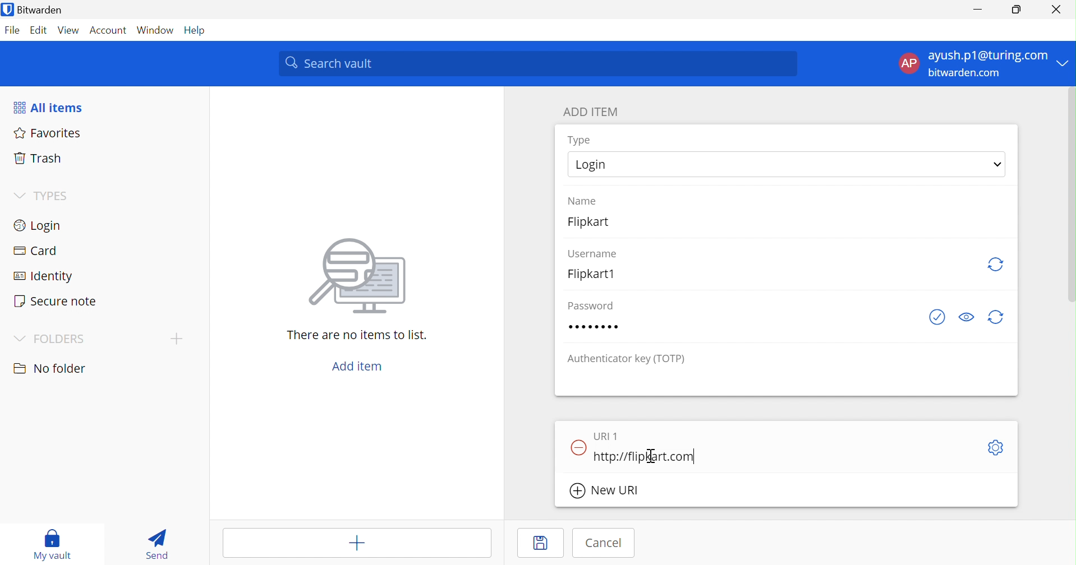 The height and width of the screenshot is (565, 1076). Describe the element at coordinates (969, 74) in the screenshot. I see `bitwarden.com` at that location.